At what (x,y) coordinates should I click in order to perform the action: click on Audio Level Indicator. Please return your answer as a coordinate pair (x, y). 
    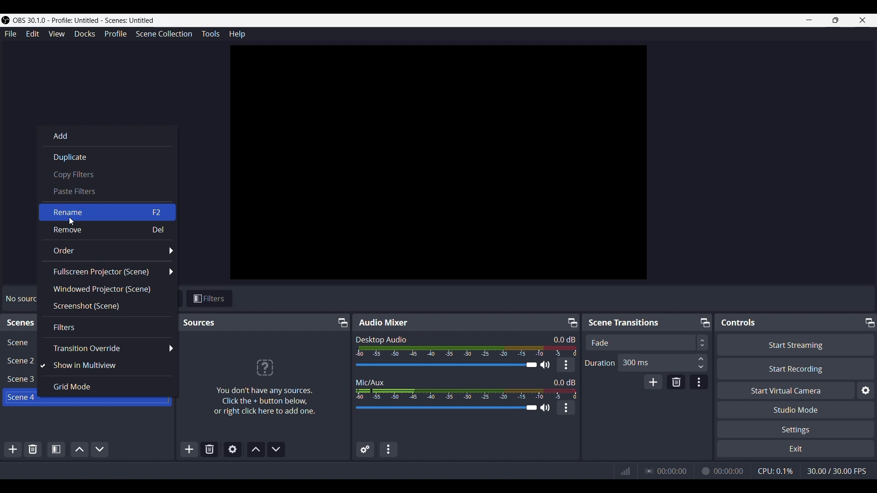
    Looking at the image, I should click on (565, 382).